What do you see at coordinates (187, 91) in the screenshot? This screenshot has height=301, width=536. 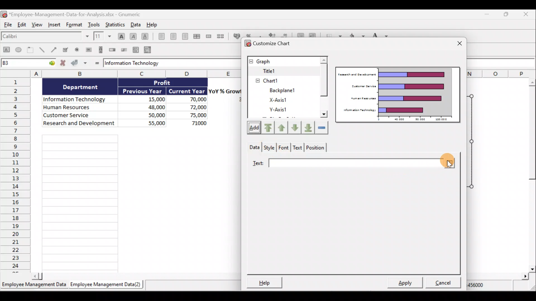 I see `Current Year` at bounding box center [187, 91].